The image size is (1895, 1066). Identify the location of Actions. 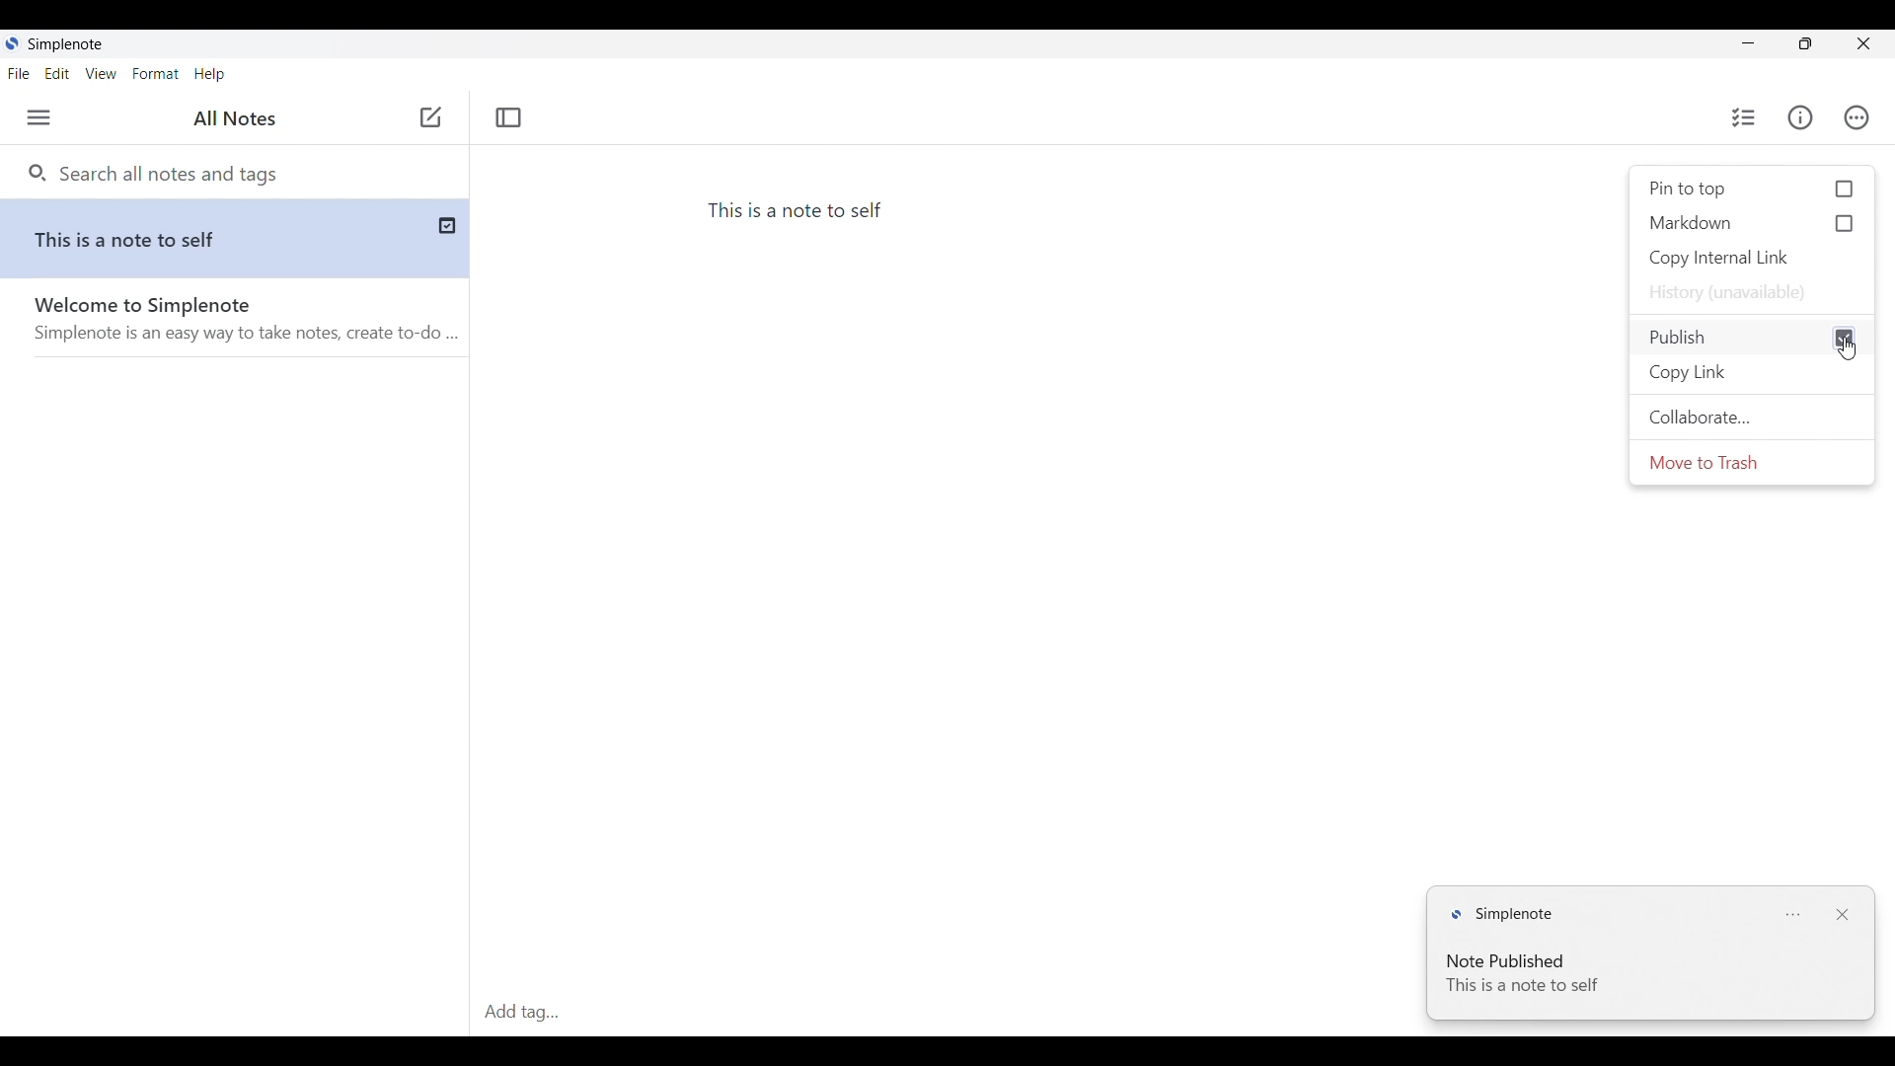
(1857, 117).